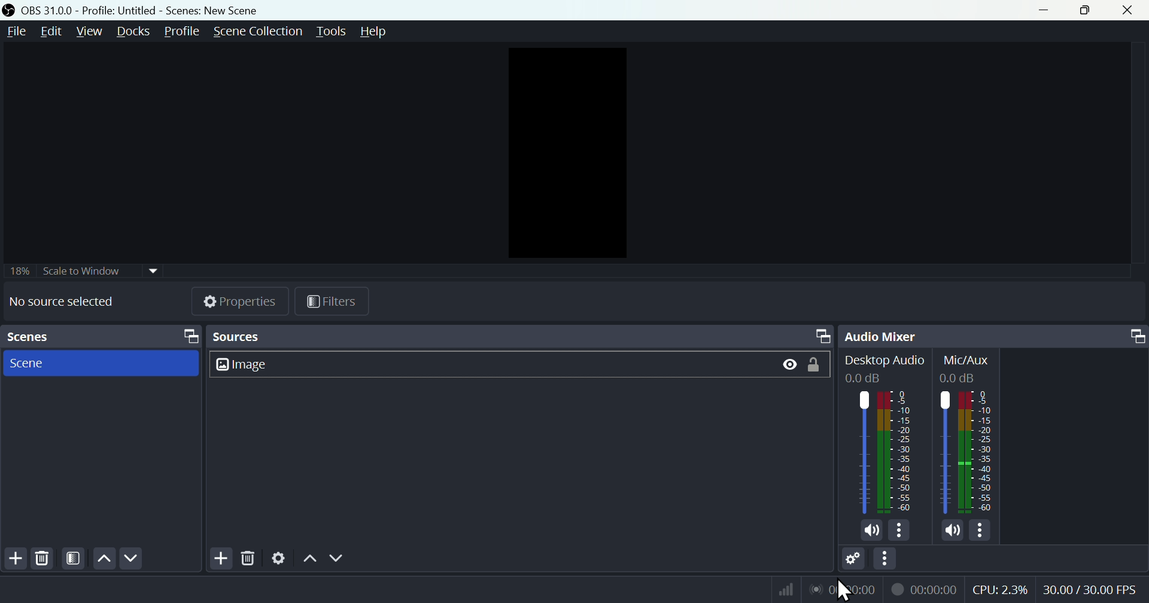  I want to click on up, so click(104, 559).